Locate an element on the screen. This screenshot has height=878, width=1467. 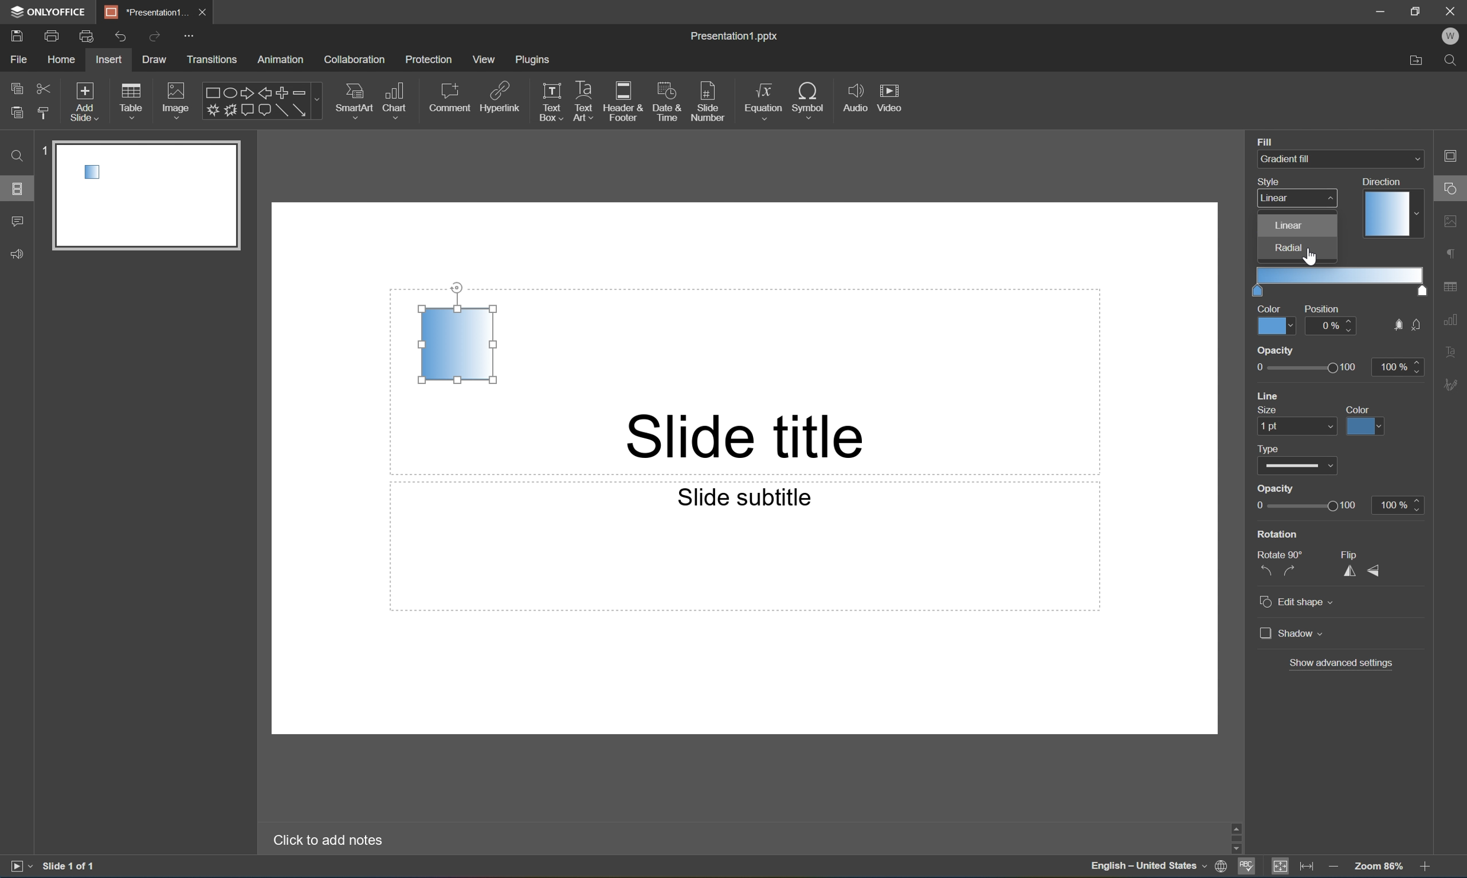
Slide 1 of 1 is located at coordinates (70, 865).